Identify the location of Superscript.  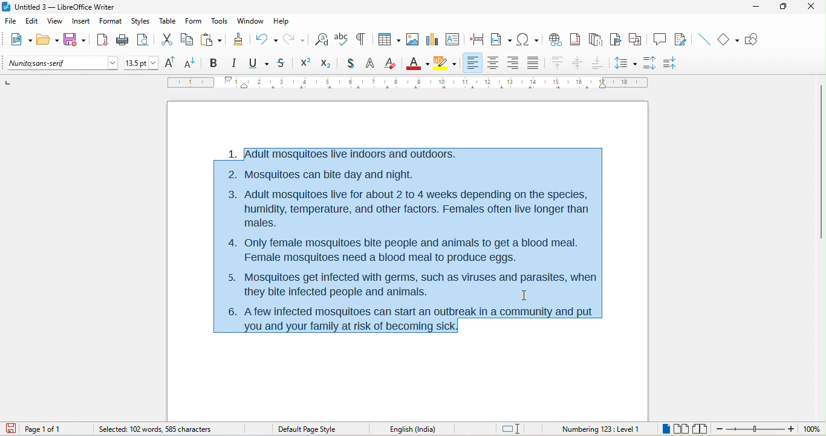
(304, 64).